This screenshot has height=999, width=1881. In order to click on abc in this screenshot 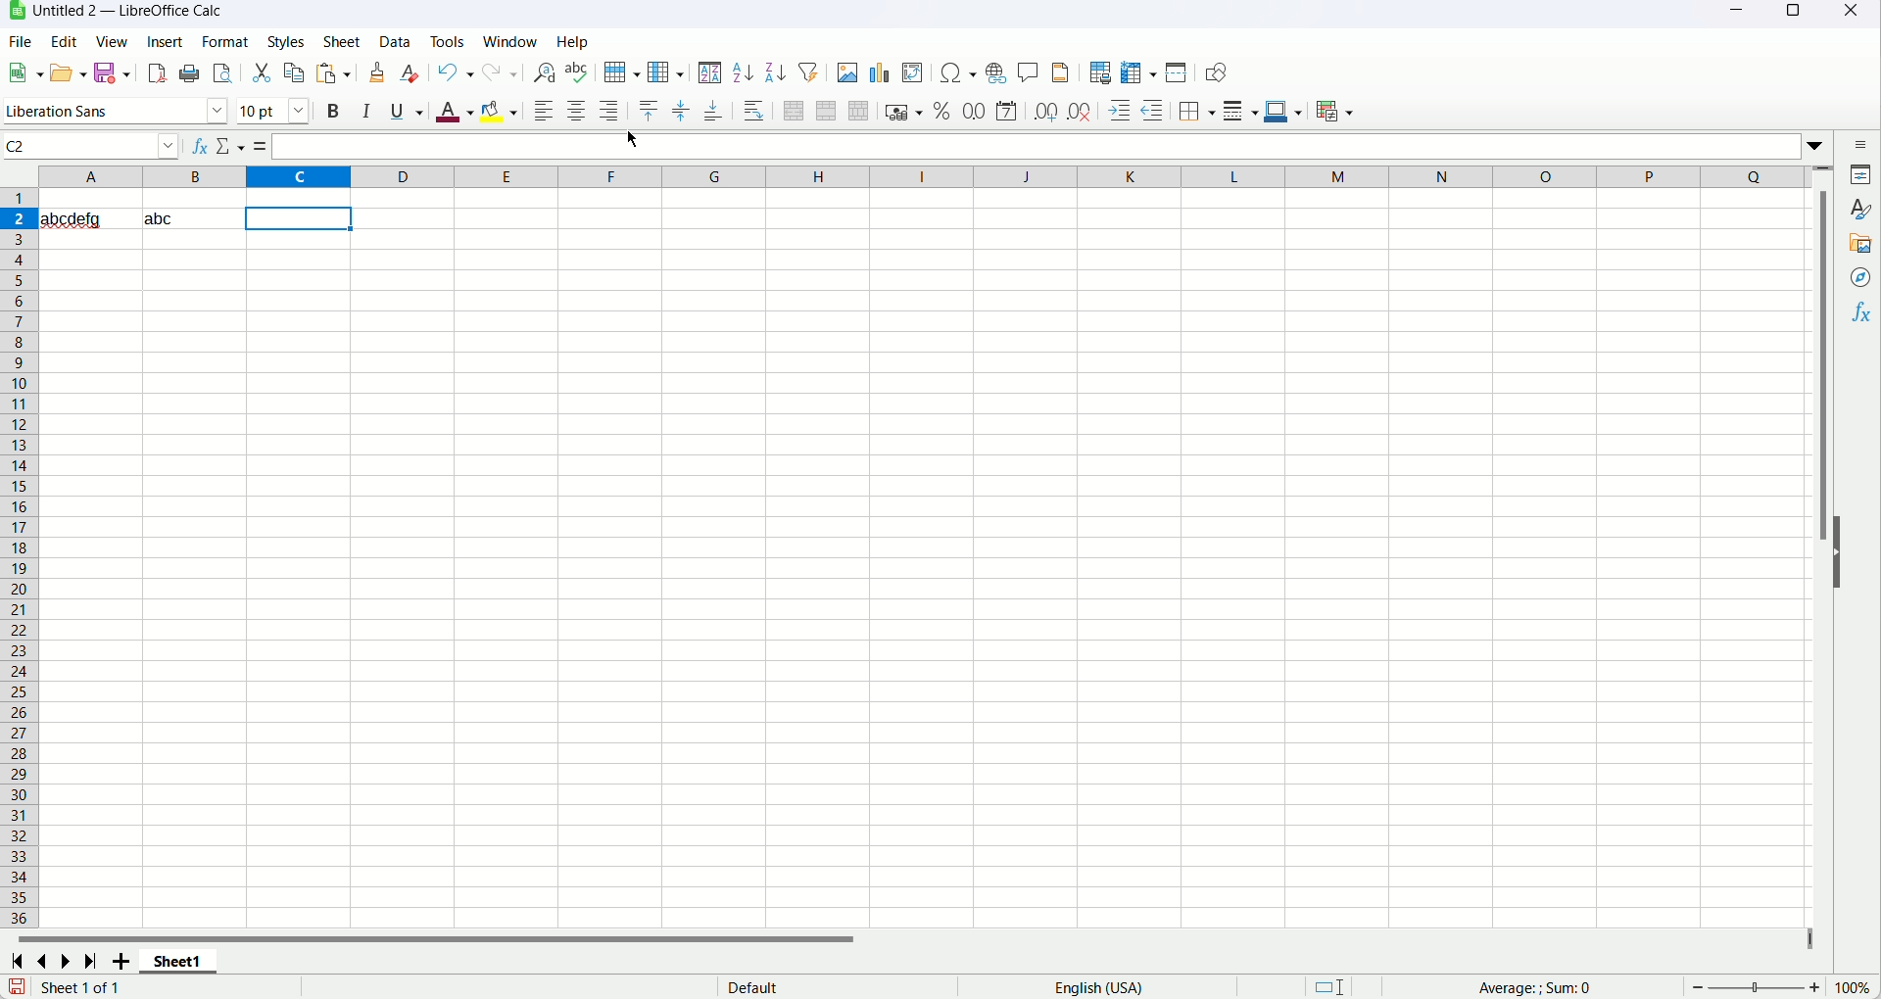, I will do `click(190, 218)`.